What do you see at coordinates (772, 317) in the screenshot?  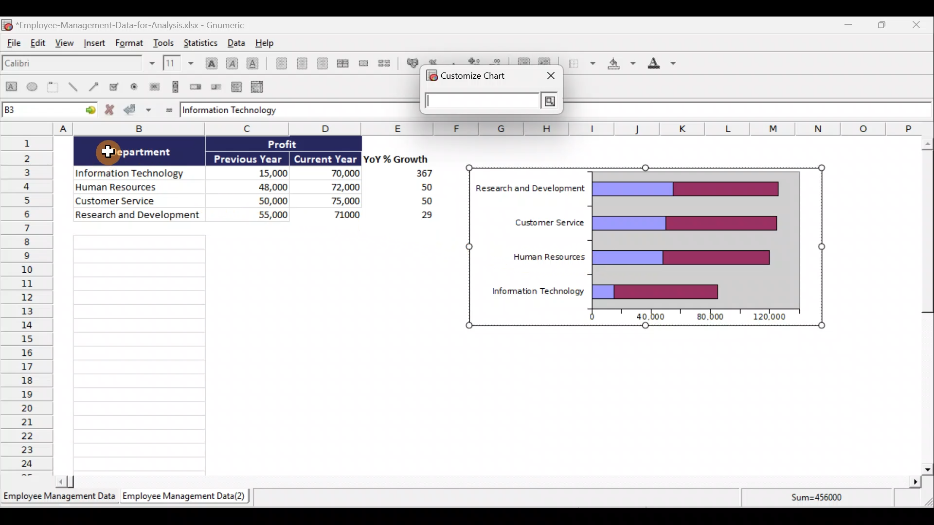 I see `120.000` at bounding box center [772, 317].